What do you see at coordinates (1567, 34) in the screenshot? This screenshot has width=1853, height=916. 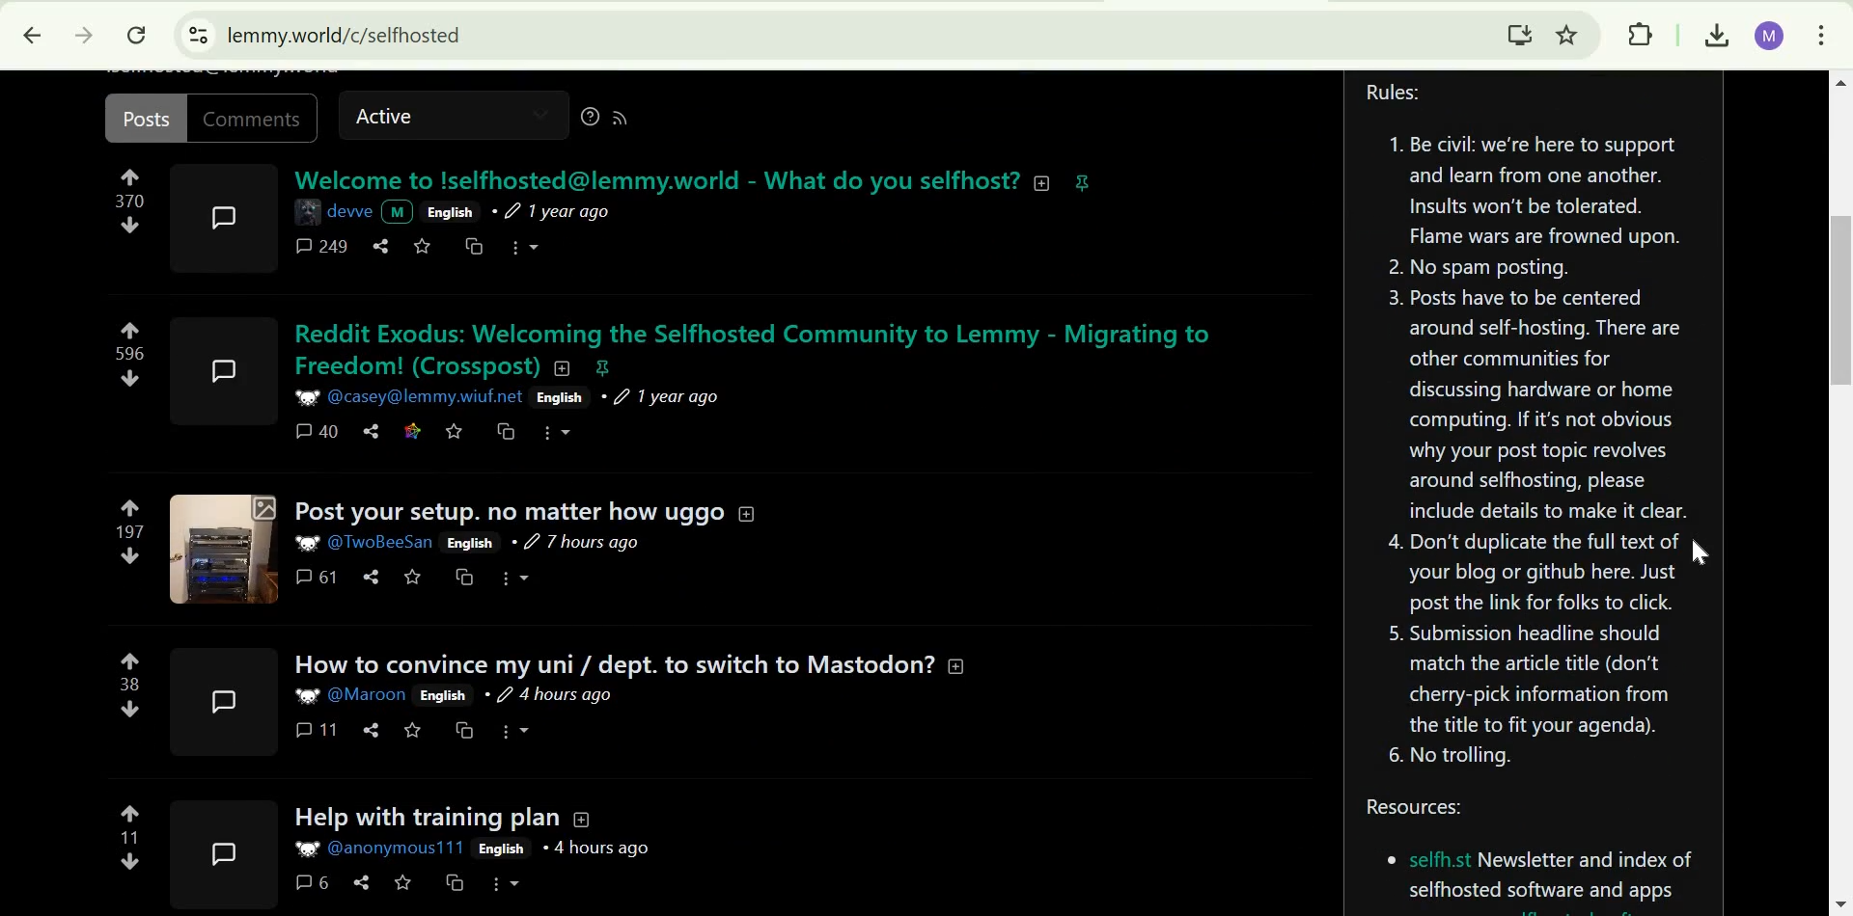 I see `Bookmark this tab` at bounding box center [1567, 34].